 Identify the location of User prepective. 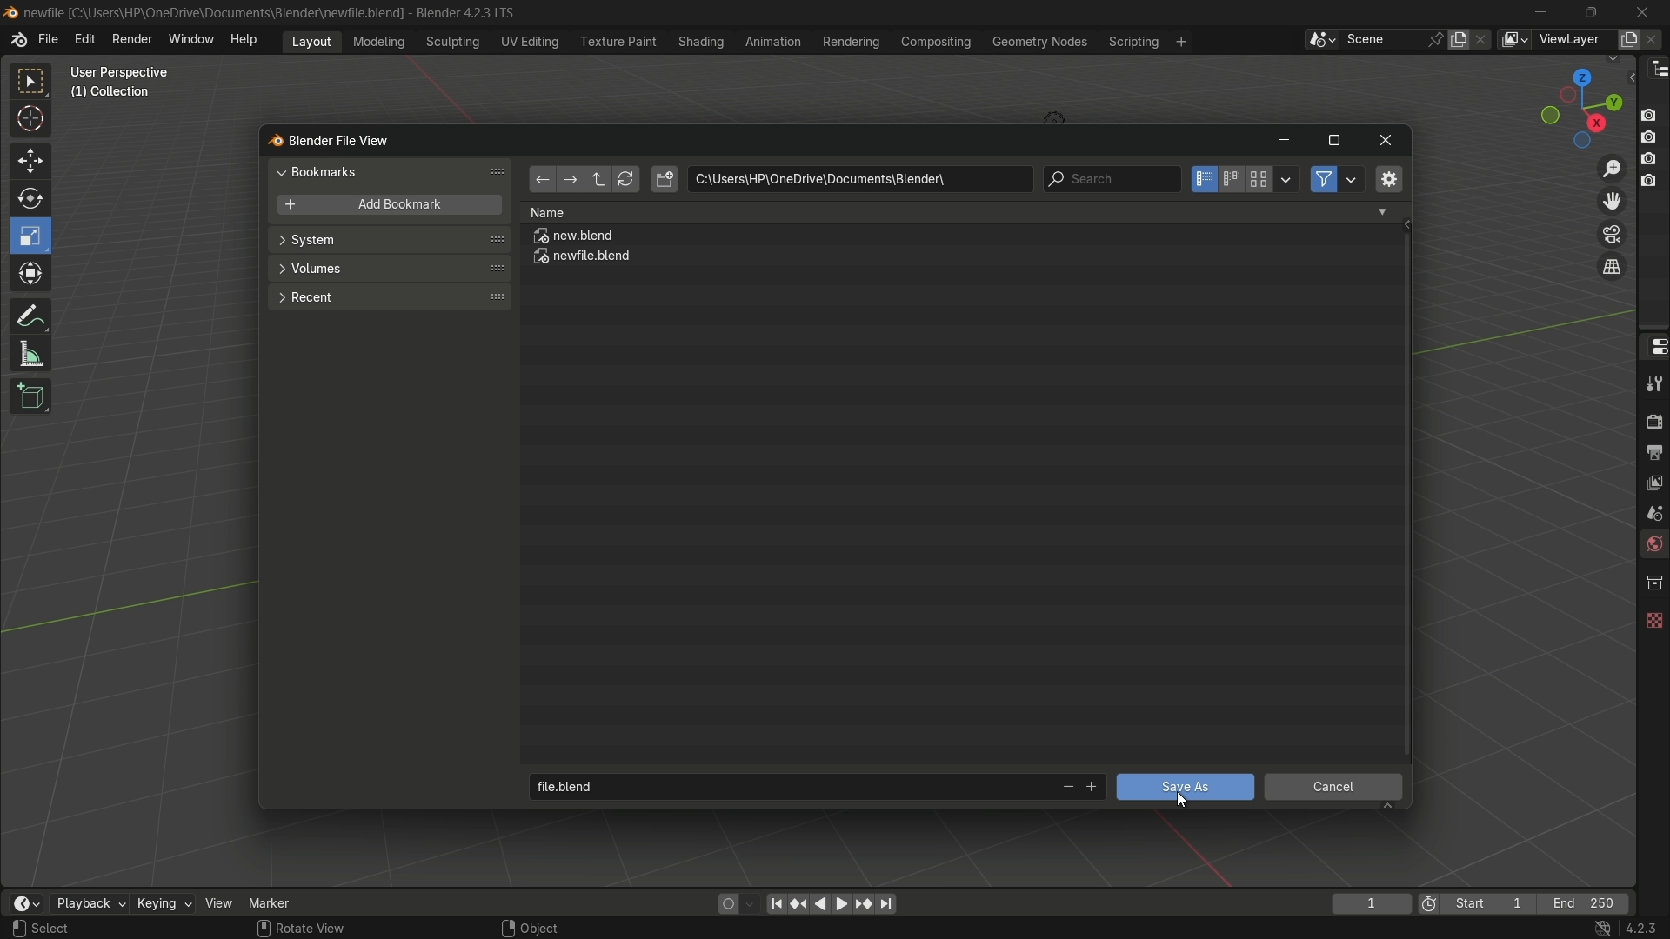
(127, 72).